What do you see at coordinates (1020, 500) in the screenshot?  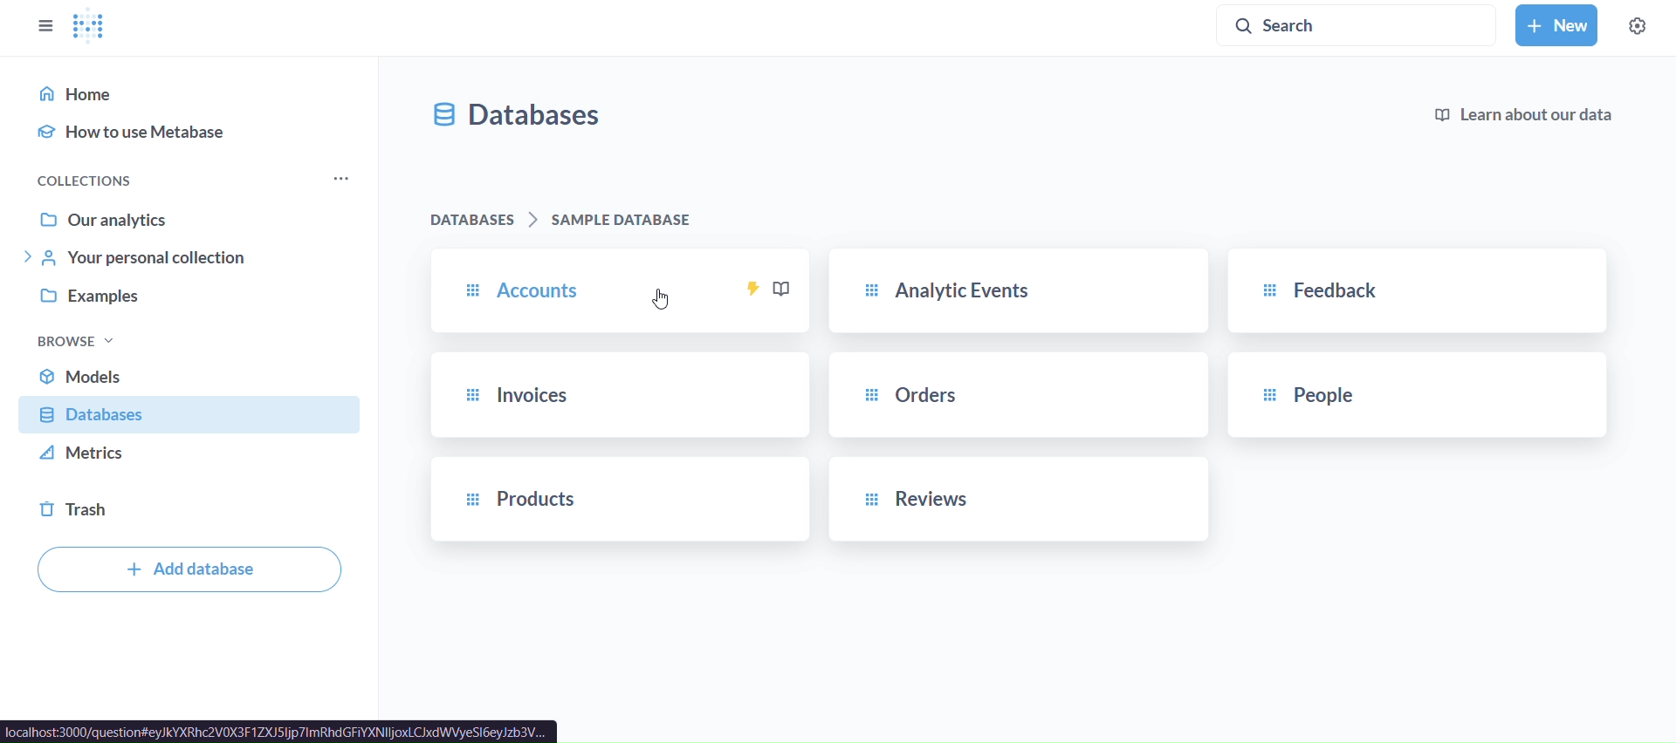 I see `reviews` at bounding box center [1020, 500].